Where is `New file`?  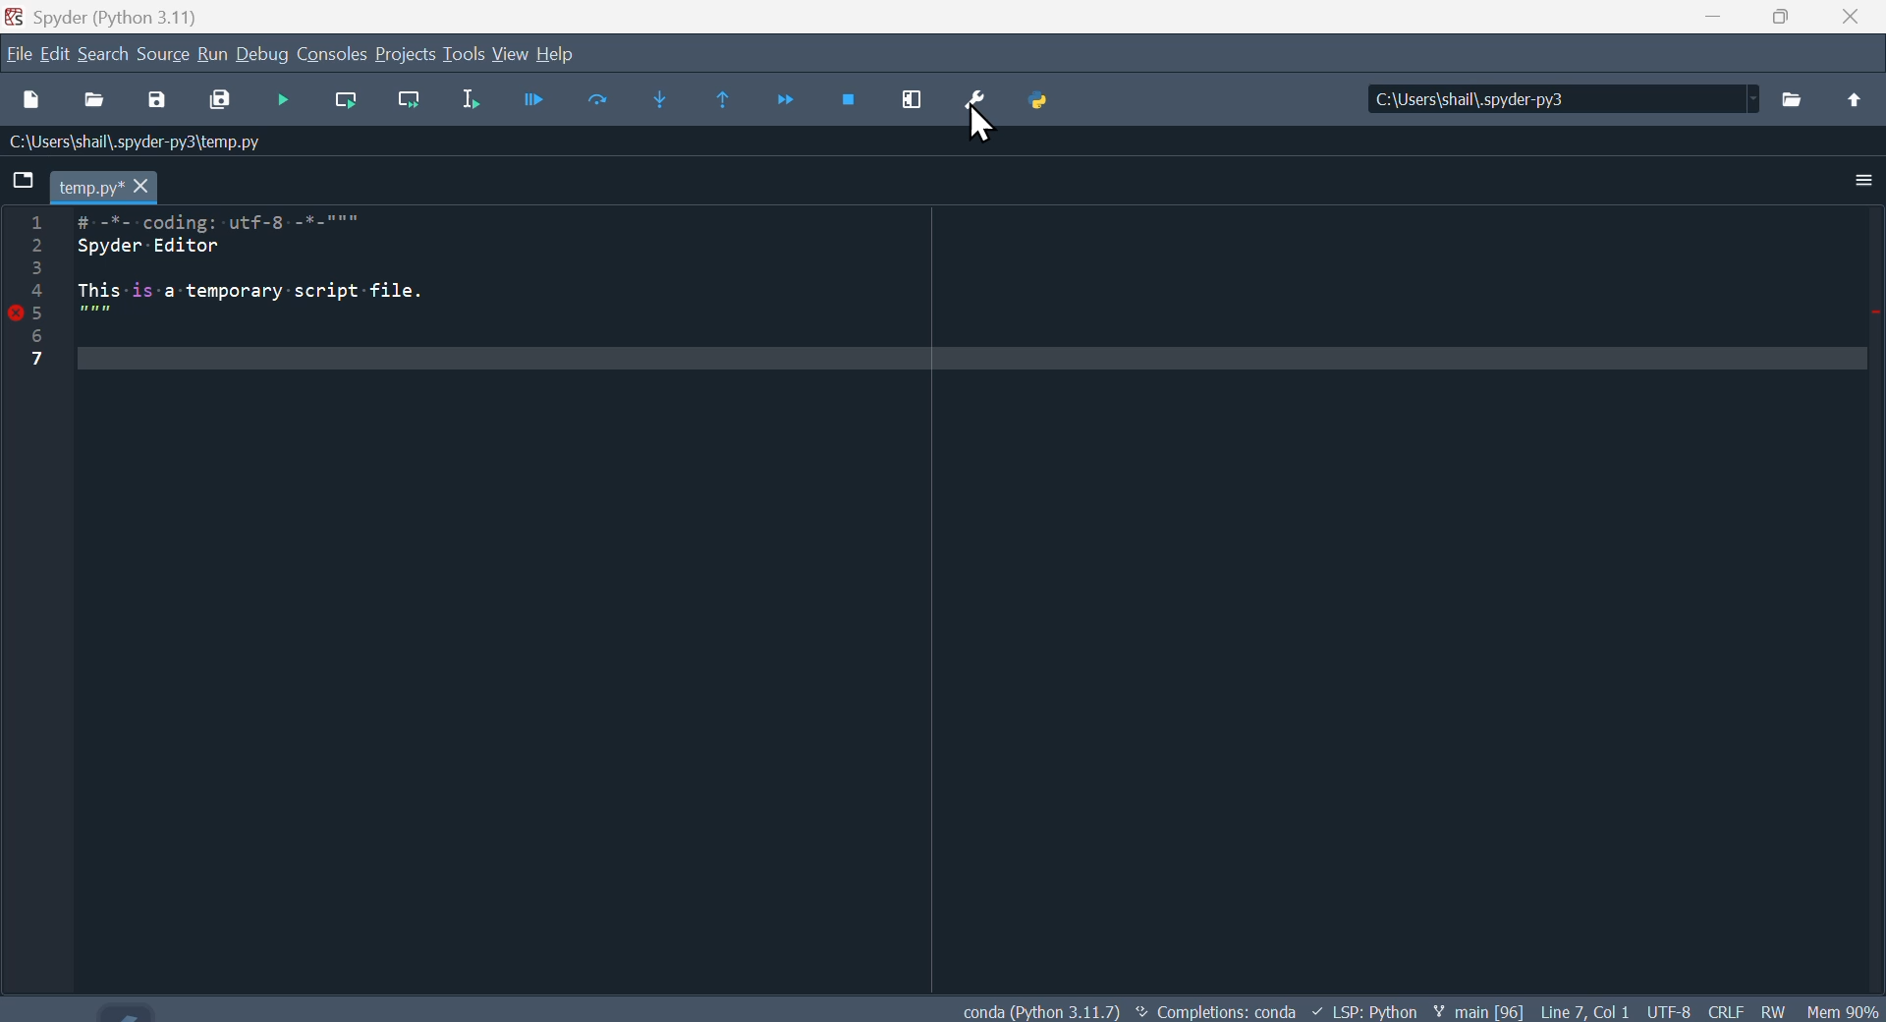 New file is located at coordinates (26, 96).